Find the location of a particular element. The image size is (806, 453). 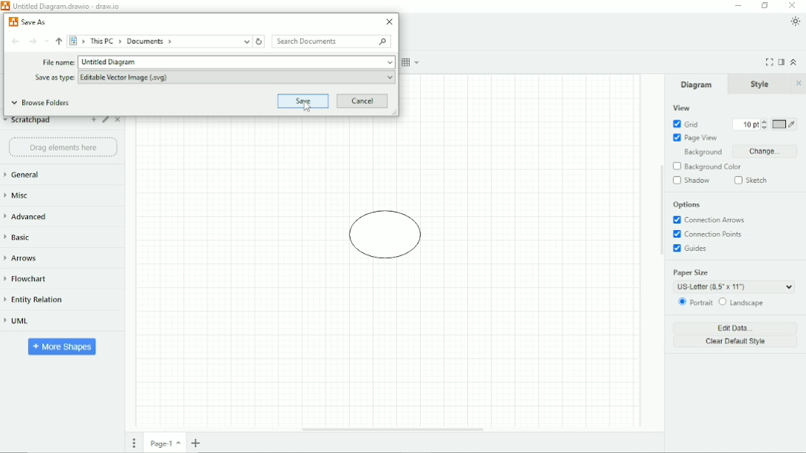

Recent Locations is located at coordinates (46, 41).